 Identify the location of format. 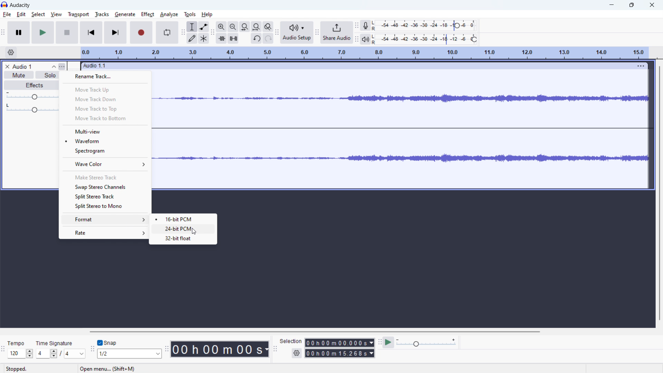
(104, 220).